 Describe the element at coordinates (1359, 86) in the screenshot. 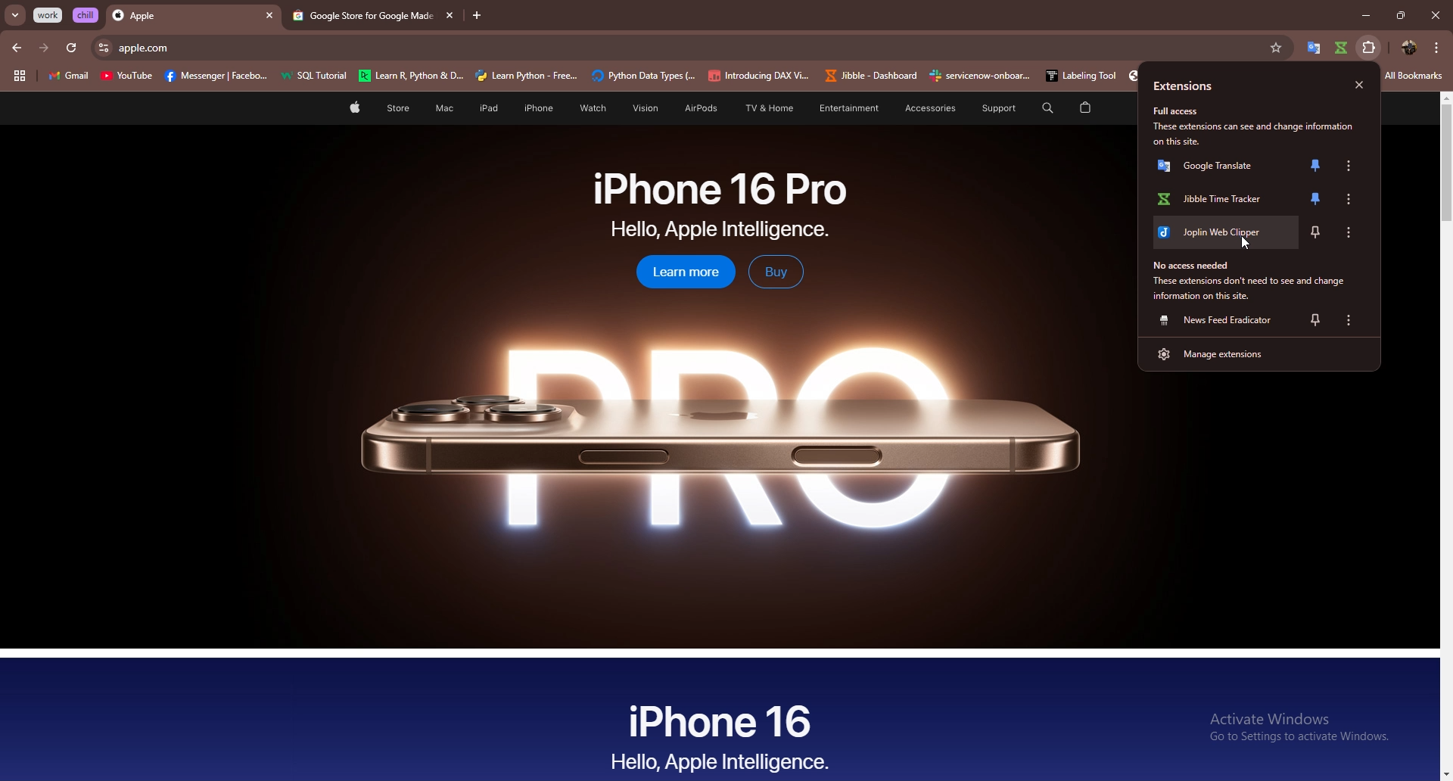

I see `close` at that location.